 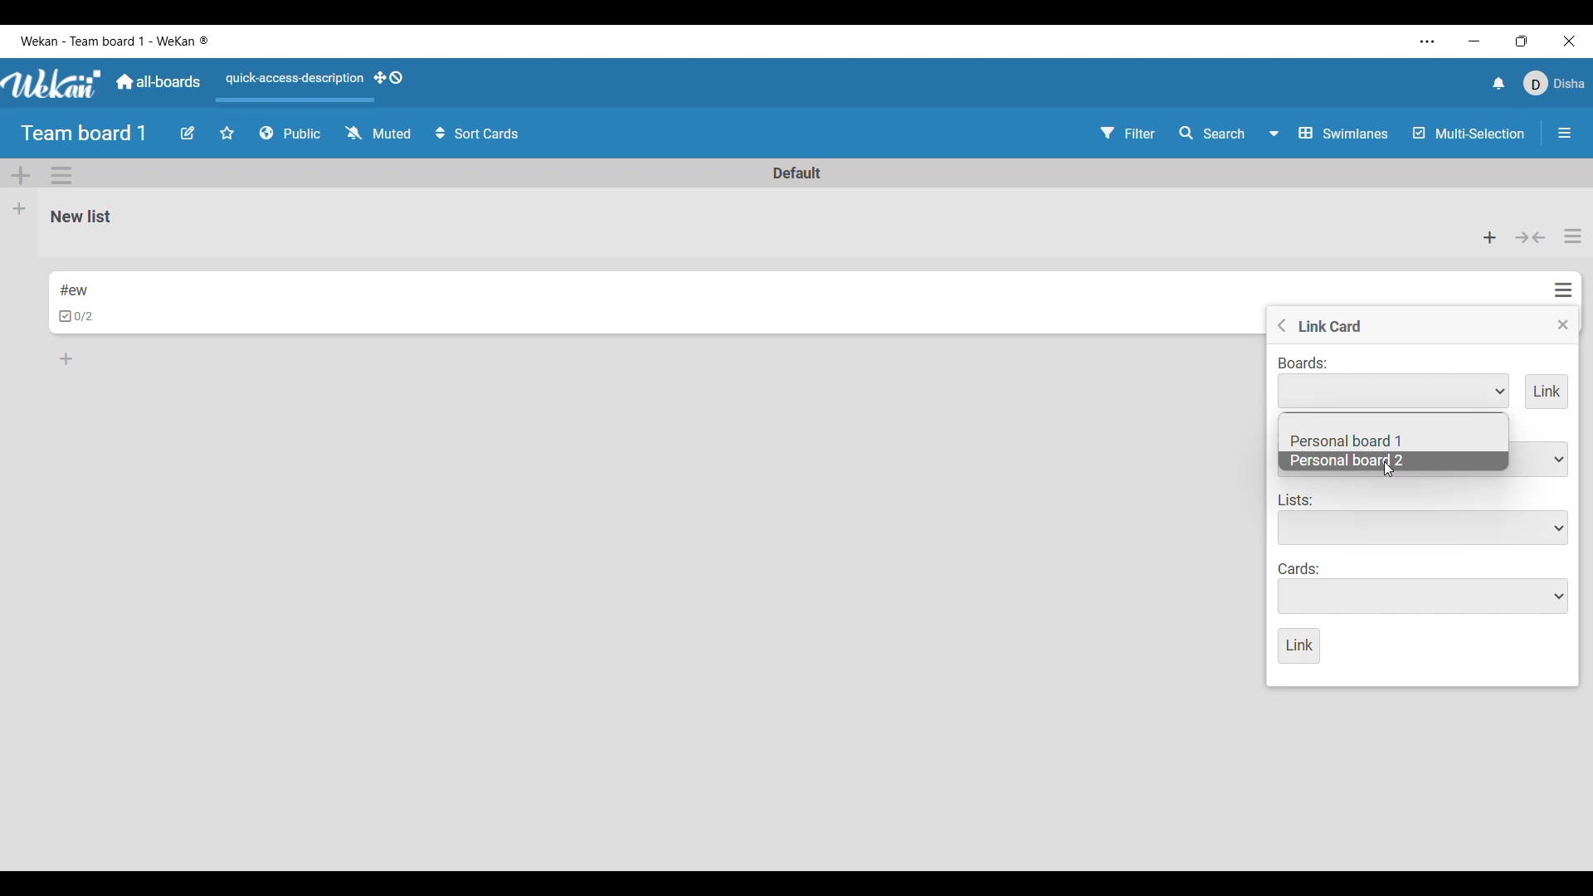 I want to click on Collapse, so click(x=1530, y=238).